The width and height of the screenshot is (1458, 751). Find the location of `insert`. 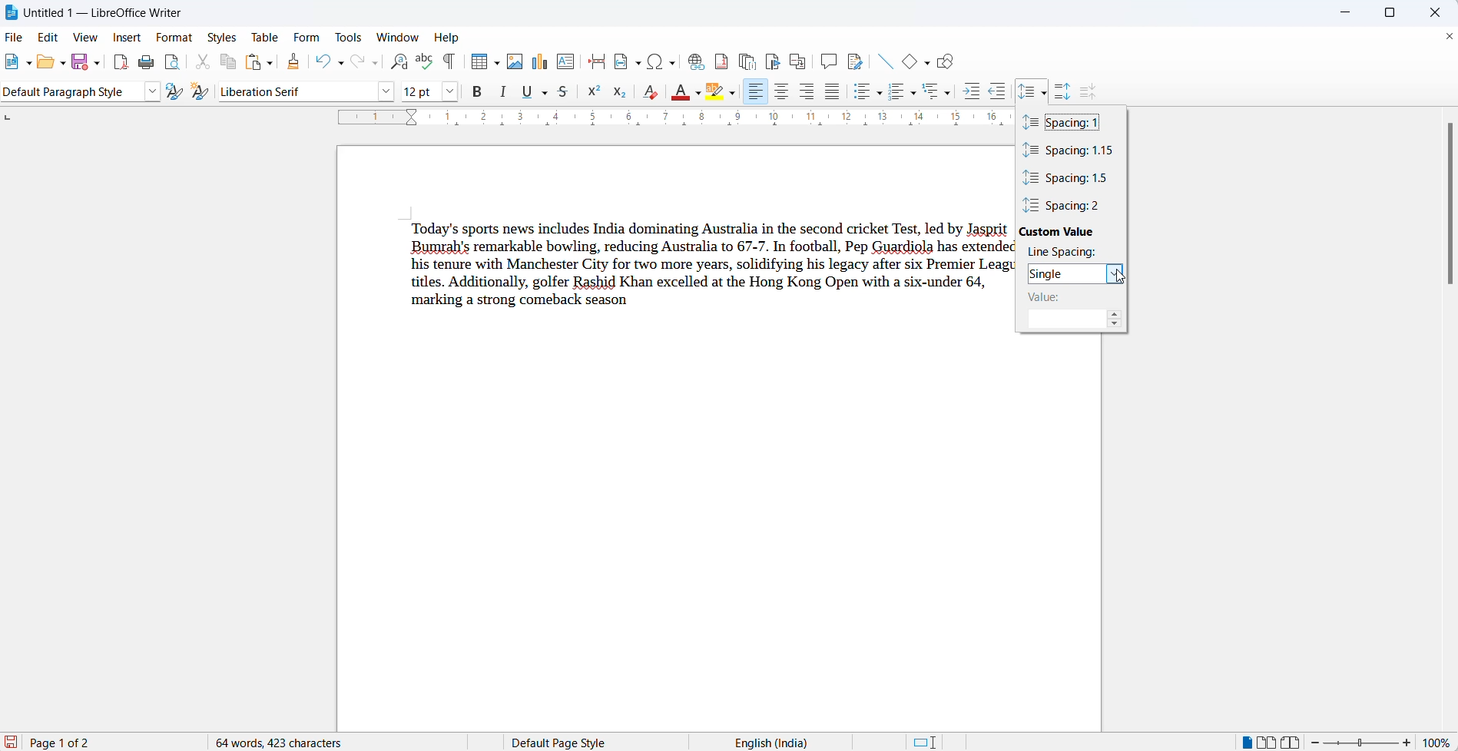

insert is located at coordinates (128, 37).